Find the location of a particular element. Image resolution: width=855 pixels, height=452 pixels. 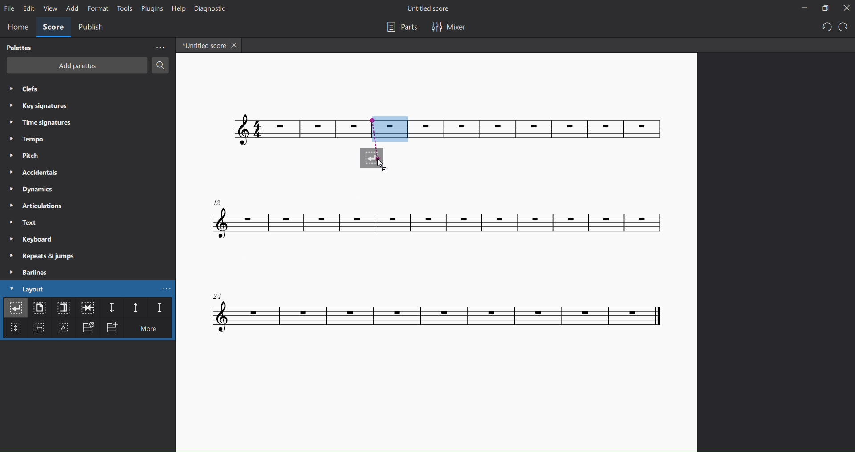

time signatures is located at coordinates (45, 122).